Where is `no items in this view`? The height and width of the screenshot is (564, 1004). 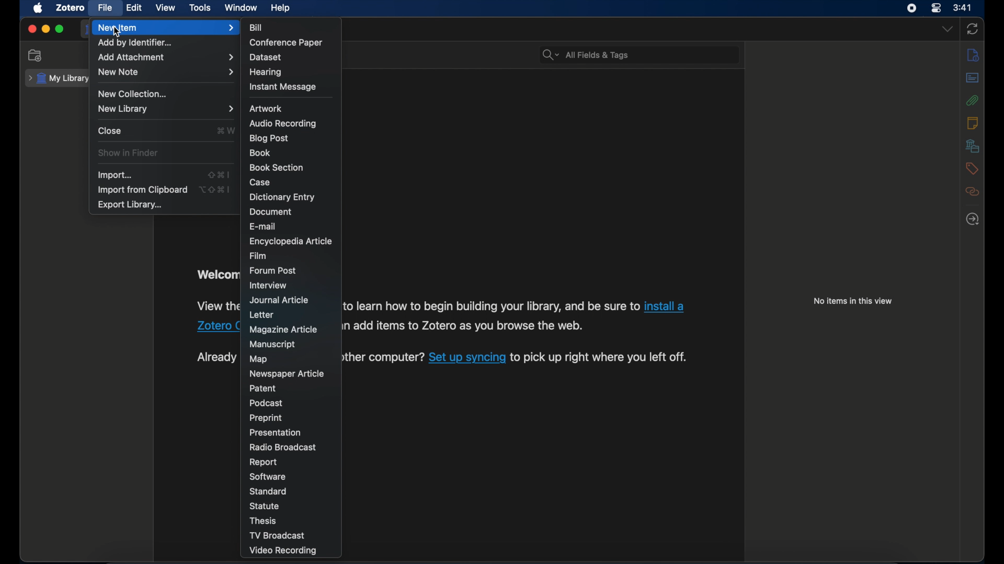
no items in this view is located at coordinates (855, 301).